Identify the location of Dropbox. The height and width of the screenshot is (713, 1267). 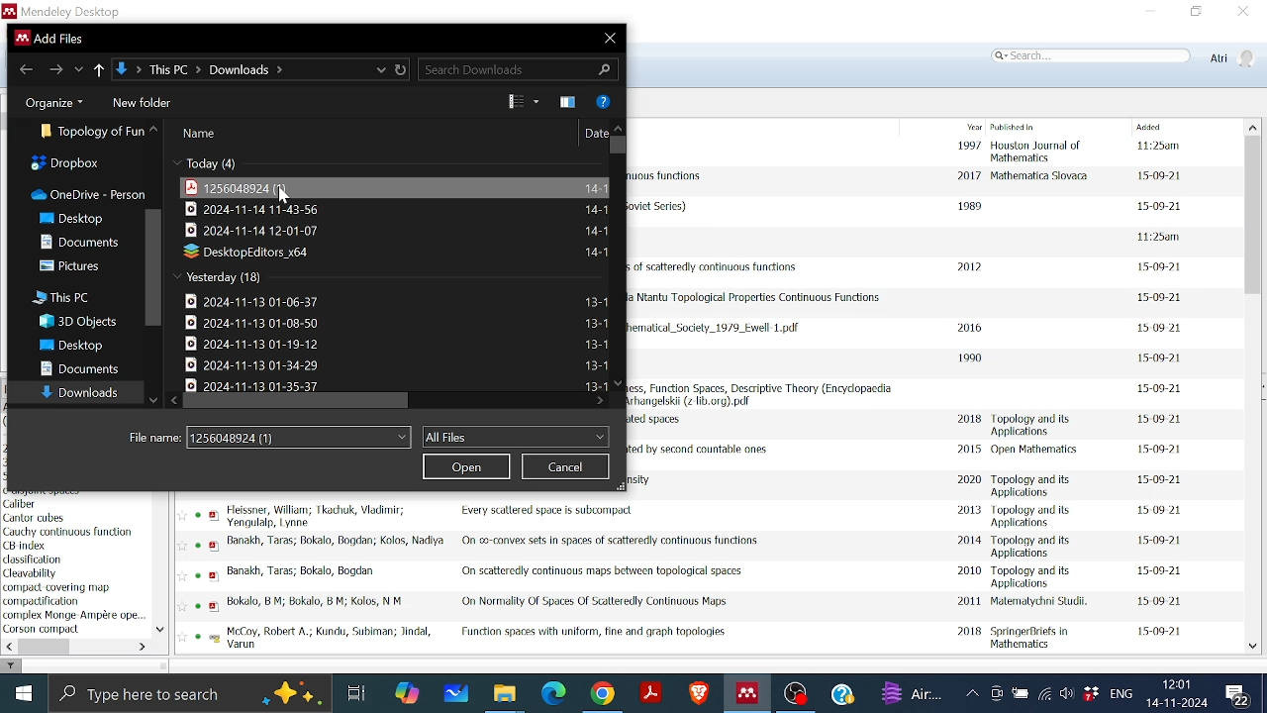
(1090, 692).